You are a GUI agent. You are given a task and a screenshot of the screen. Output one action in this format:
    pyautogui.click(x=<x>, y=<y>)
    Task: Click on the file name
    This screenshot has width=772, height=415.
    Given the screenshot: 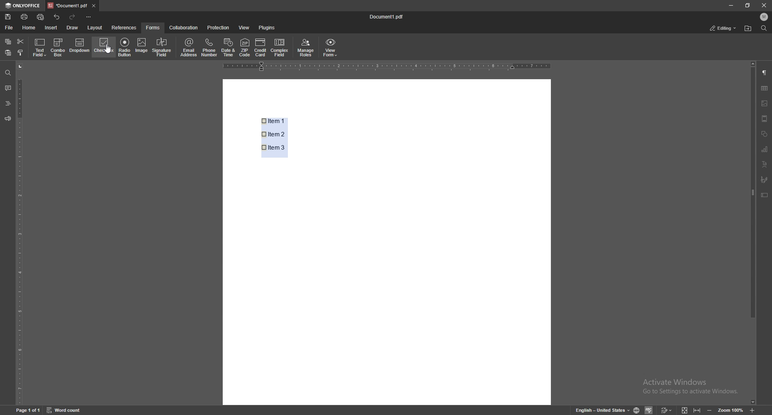 What is the action you would take?
    pyautogui.click(x=388, y=16)
    